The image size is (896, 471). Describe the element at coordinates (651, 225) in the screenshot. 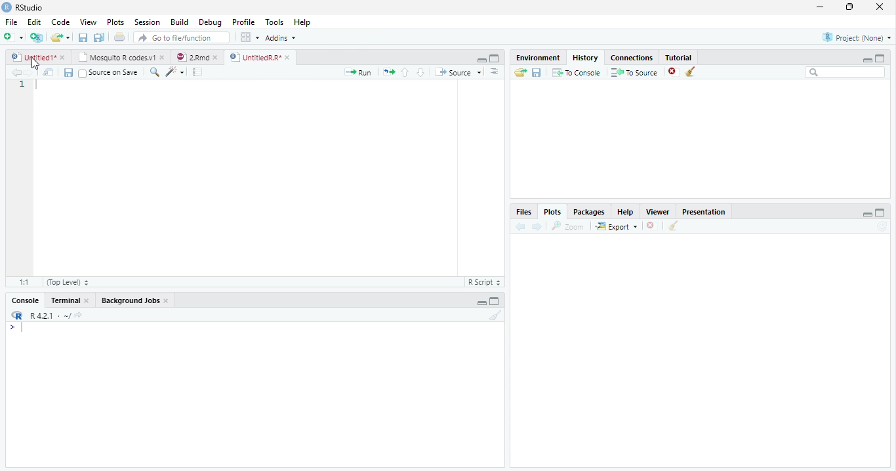

I see `Delete` at that location.